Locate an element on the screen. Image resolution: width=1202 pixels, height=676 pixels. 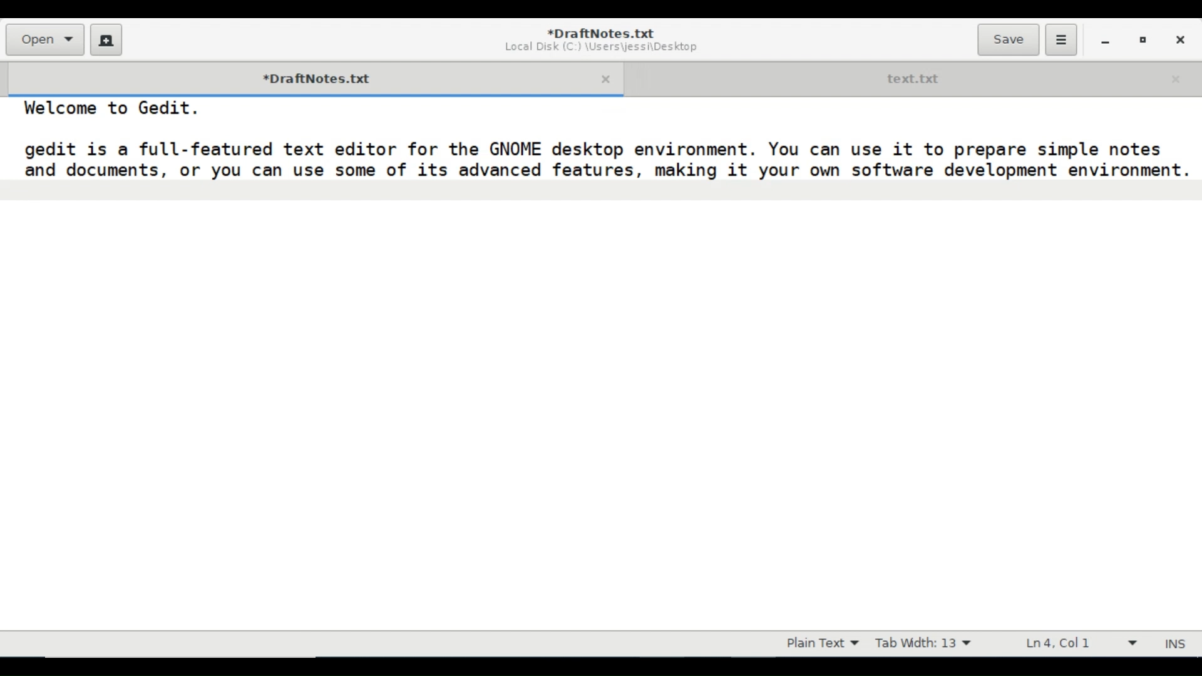
Current Tab is located at coordinates (307, 77).